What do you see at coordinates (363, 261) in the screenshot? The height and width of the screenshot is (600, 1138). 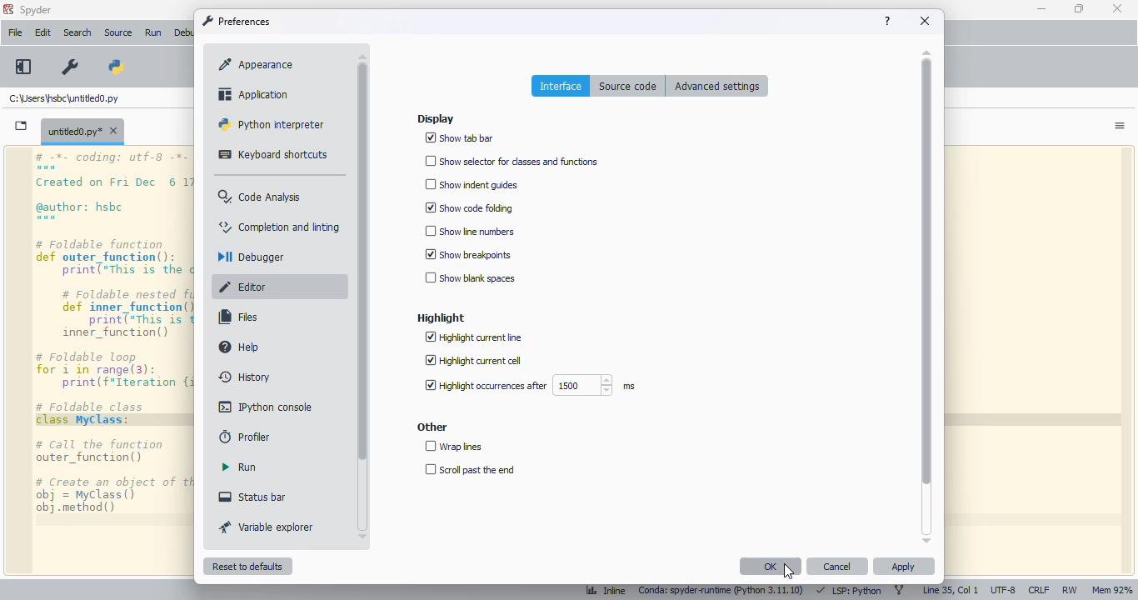 I see `vertical scroll bar` at bounding box center [363, 261].